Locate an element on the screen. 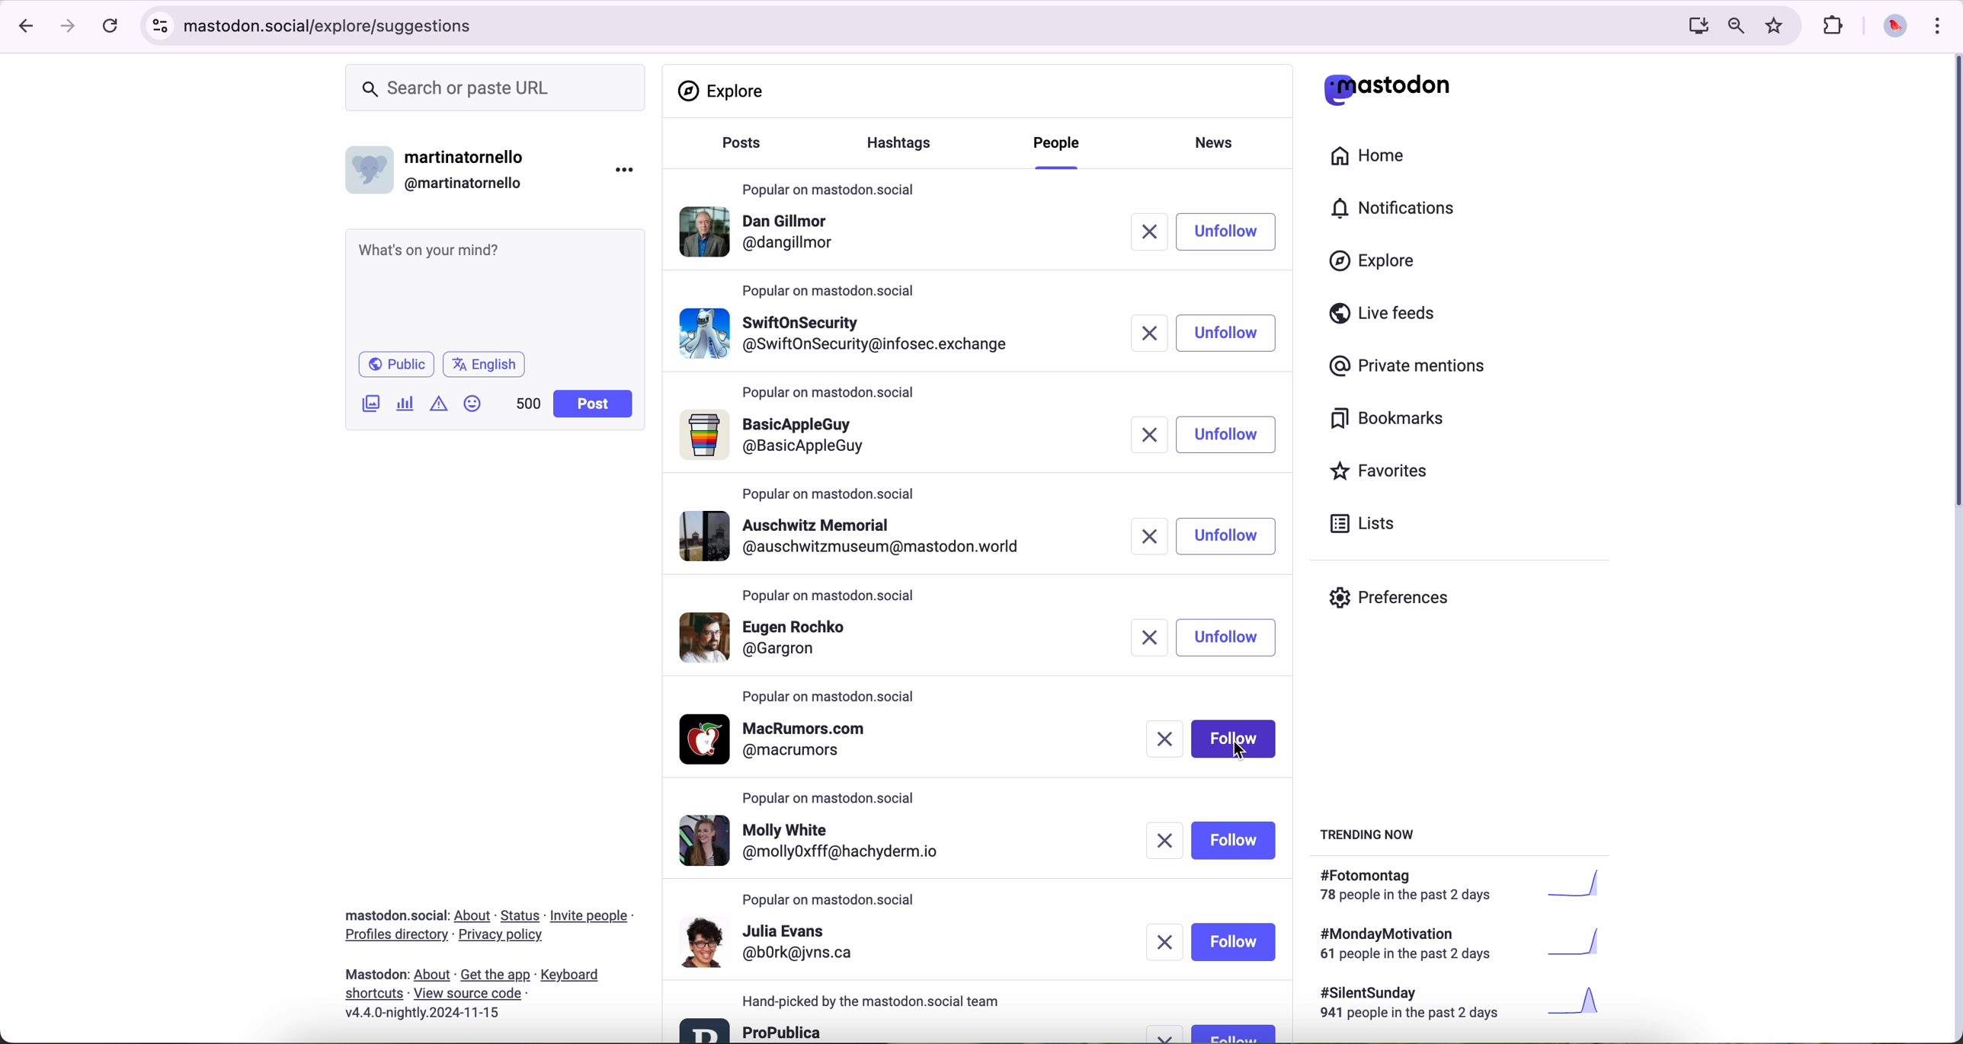  profile is located at coordinates (783, 636).